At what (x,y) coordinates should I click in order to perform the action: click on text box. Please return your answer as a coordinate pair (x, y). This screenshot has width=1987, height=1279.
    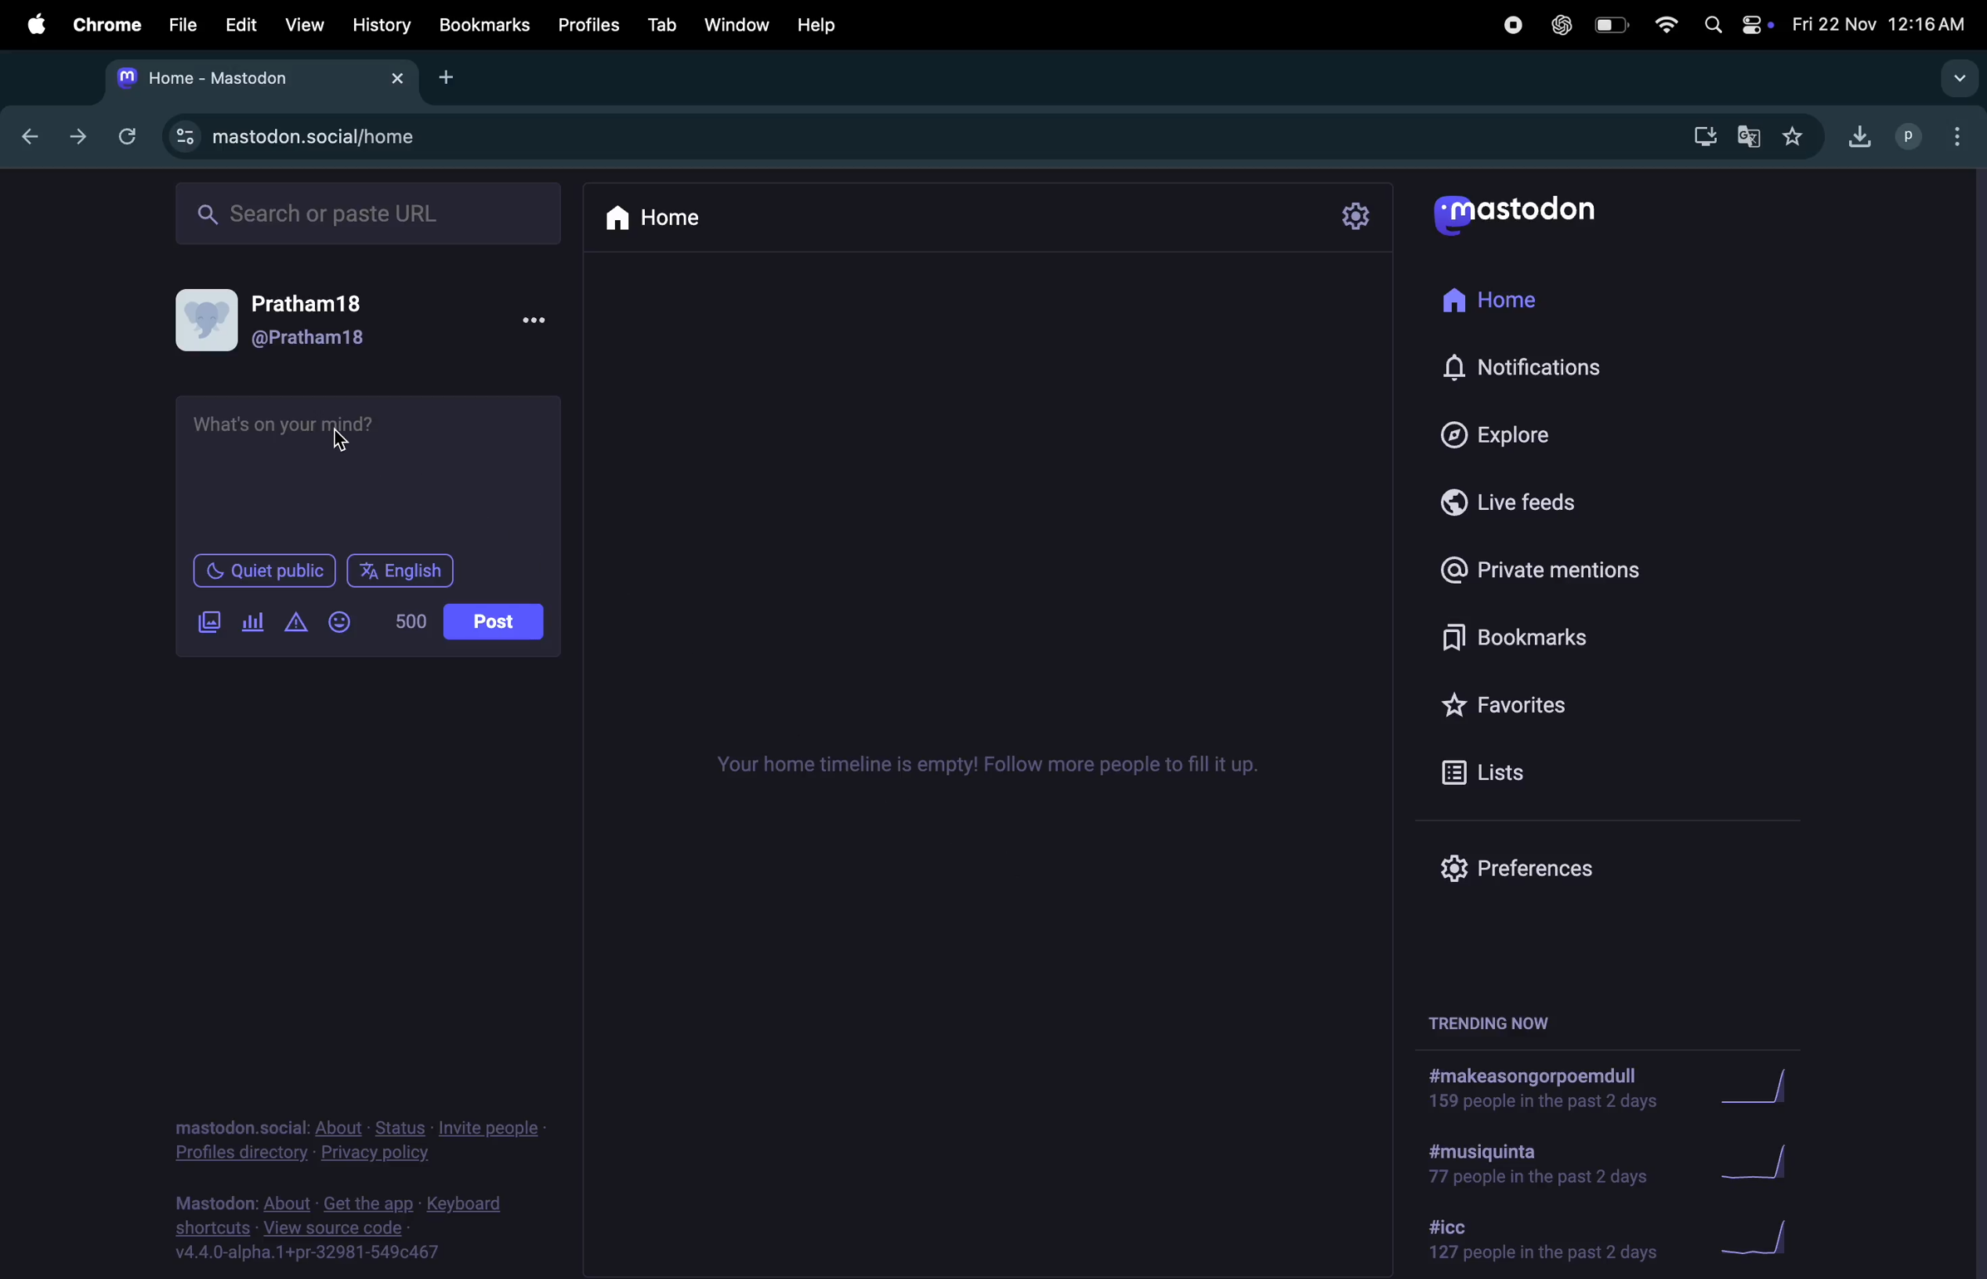
    Looking at the image, I should click on (366, 463).